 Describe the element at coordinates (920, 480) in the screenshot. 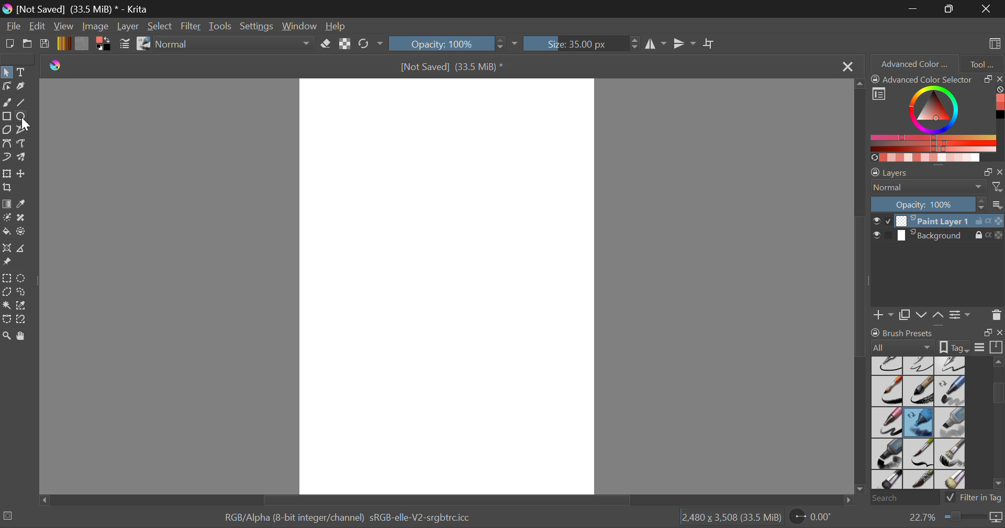

I see `Bristles-4 Glaze` at that location.